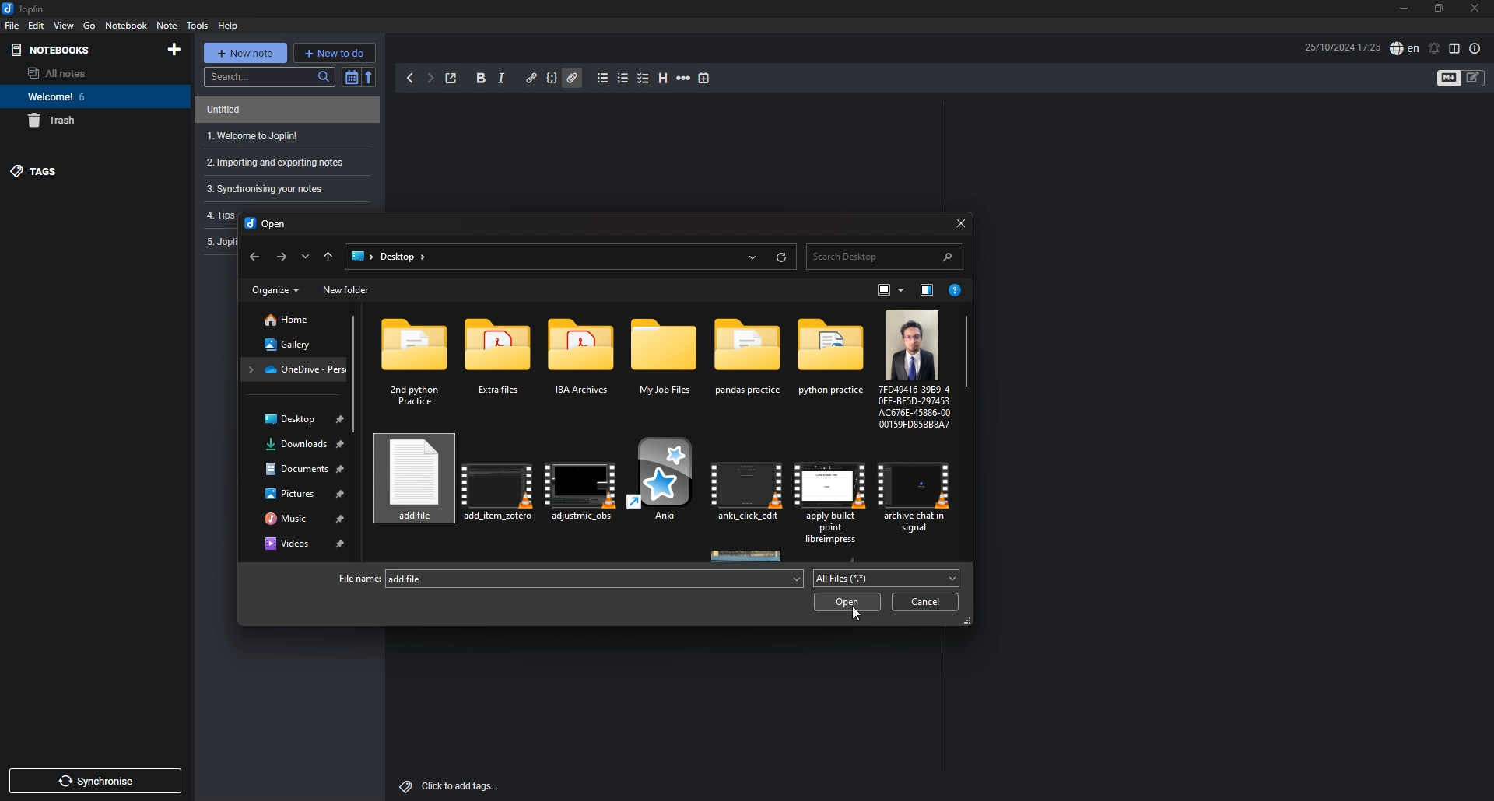  I want to click on all notes, so click(80, 72).